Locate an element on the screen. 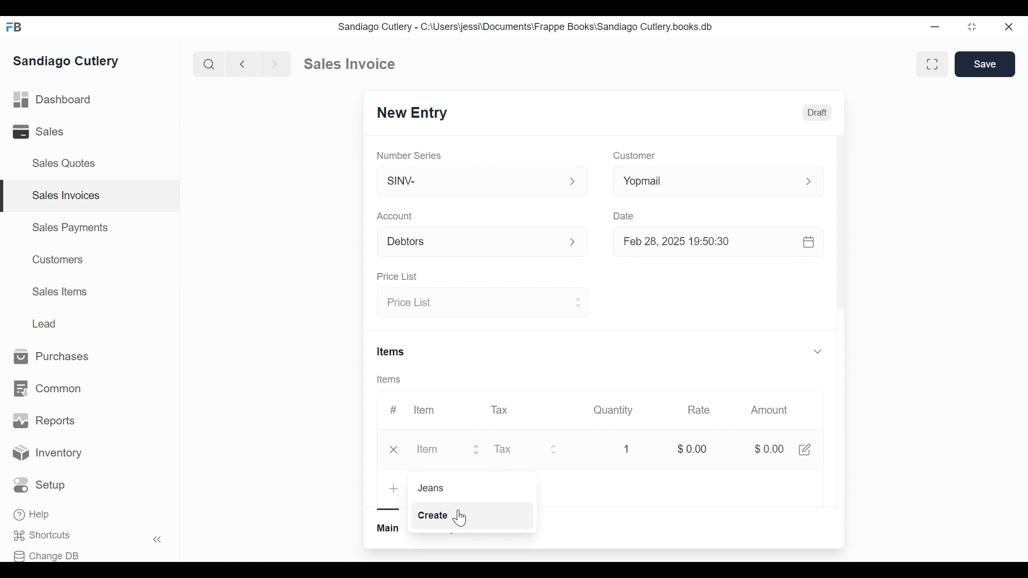 The width and height of the screenshot is (1028, 578). New Entry is located at coordinates (409, 114).